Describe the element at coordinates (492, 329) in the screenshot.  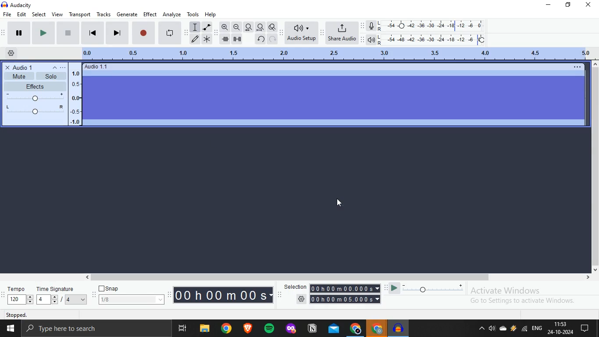
I see `Sound` at that location.